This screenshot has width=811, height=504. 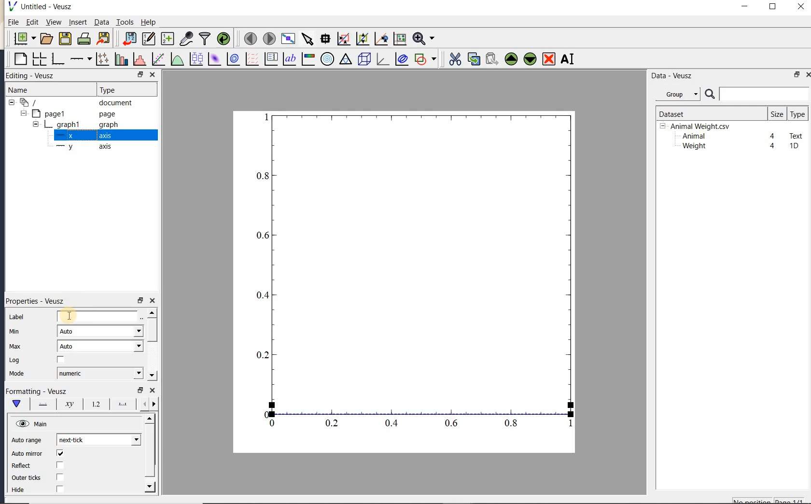 I want to click on create new datasets, so click(x=168, y=38).